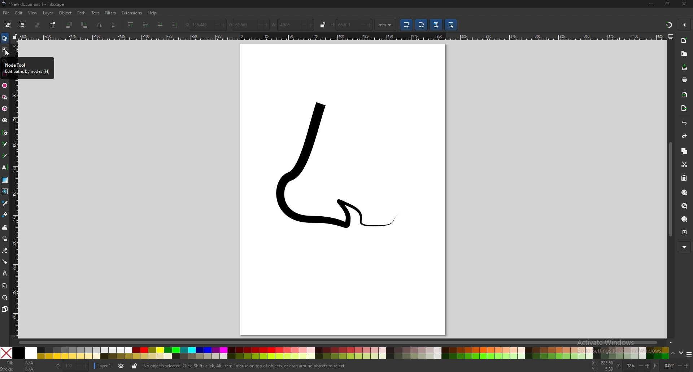 The image size is (693, 372). What do you see at coordinates (684, 232) in the screenshot?
I see `zoom centre page` at bounding box center [684, 232].